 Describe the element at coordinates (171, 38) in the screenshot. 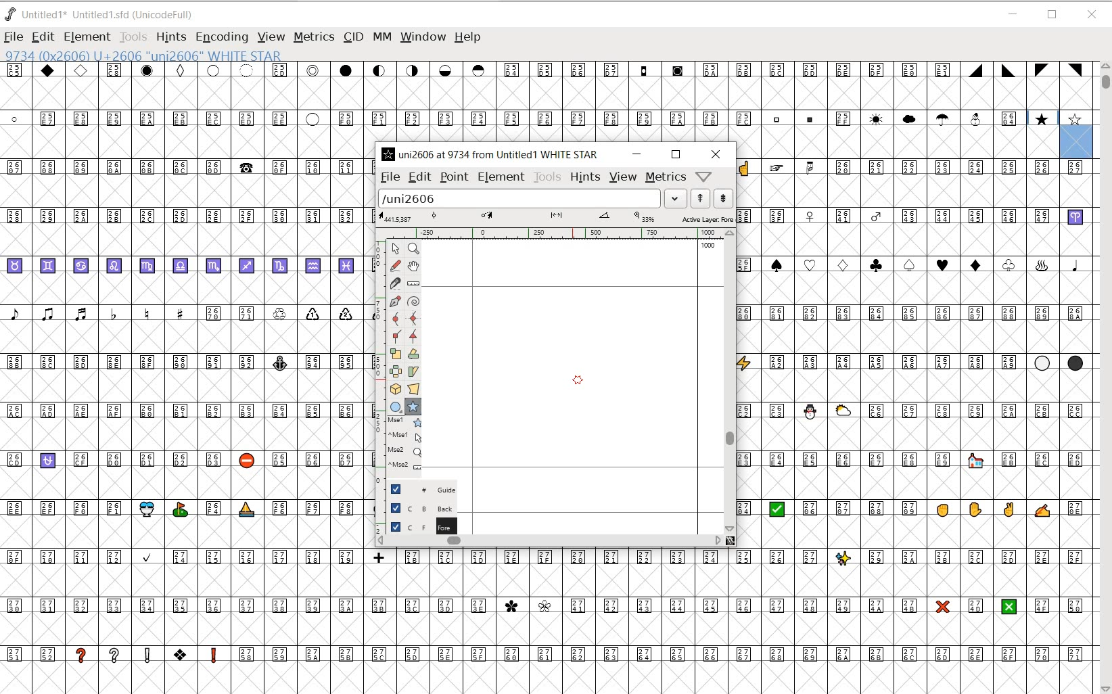

I see `HINTS` at that location.